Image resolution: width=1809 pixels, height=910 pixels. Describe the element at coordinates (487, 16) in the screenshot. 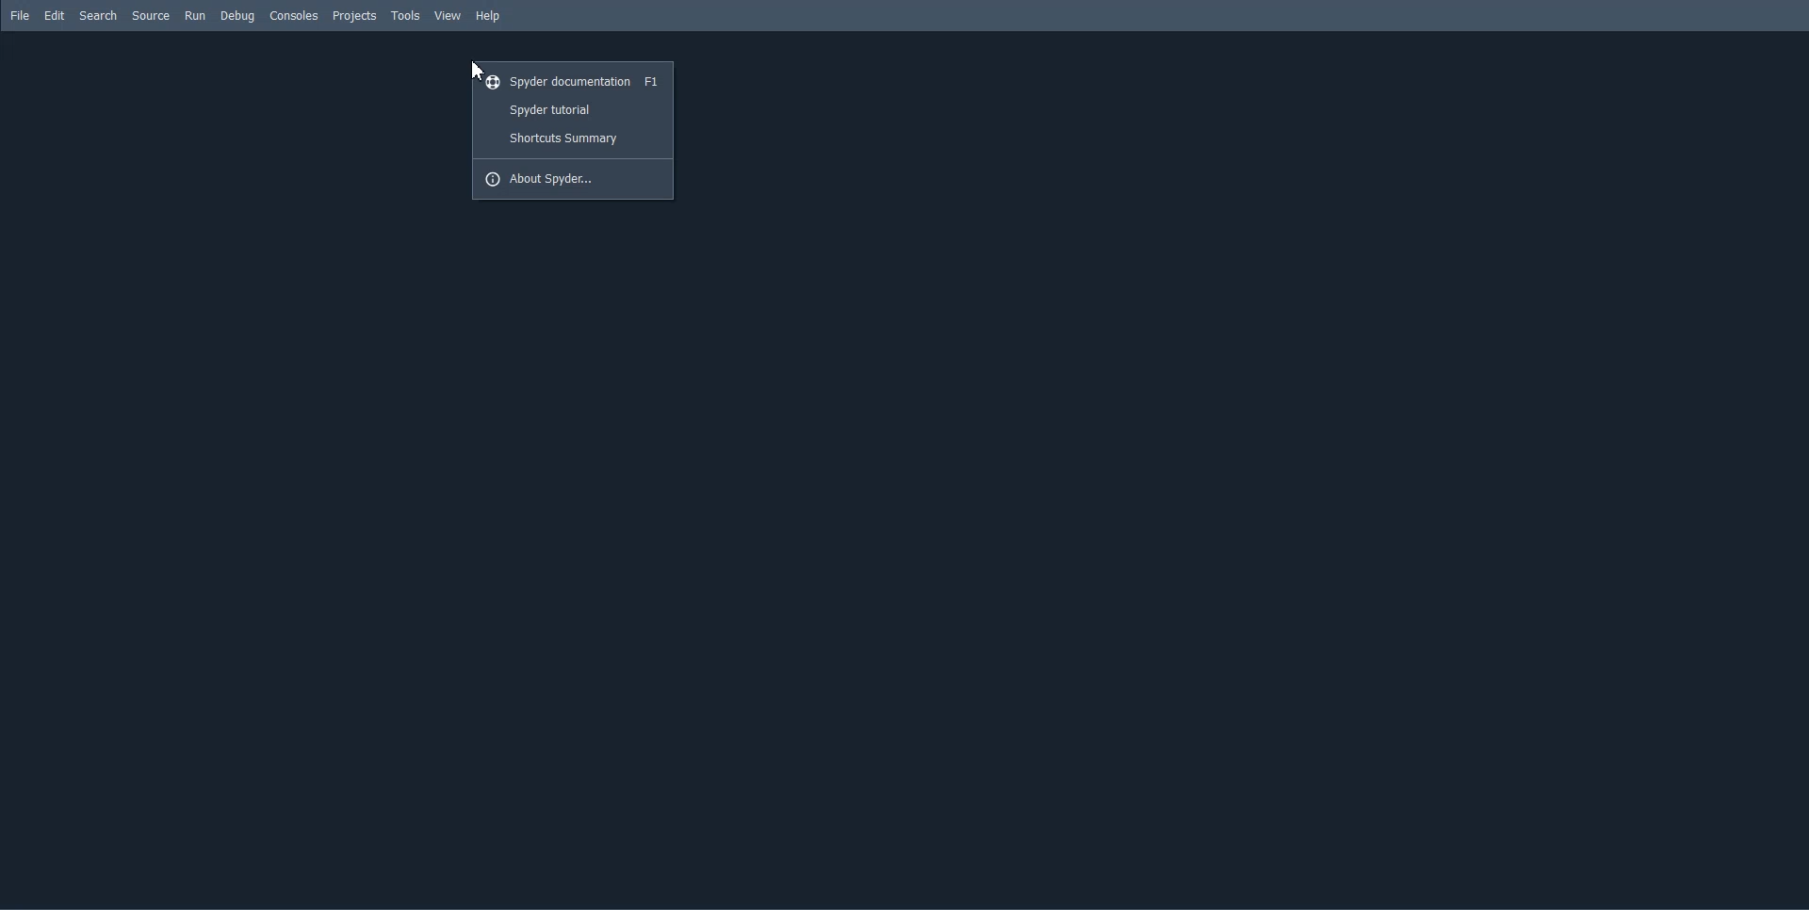

I see `Help` at that location.